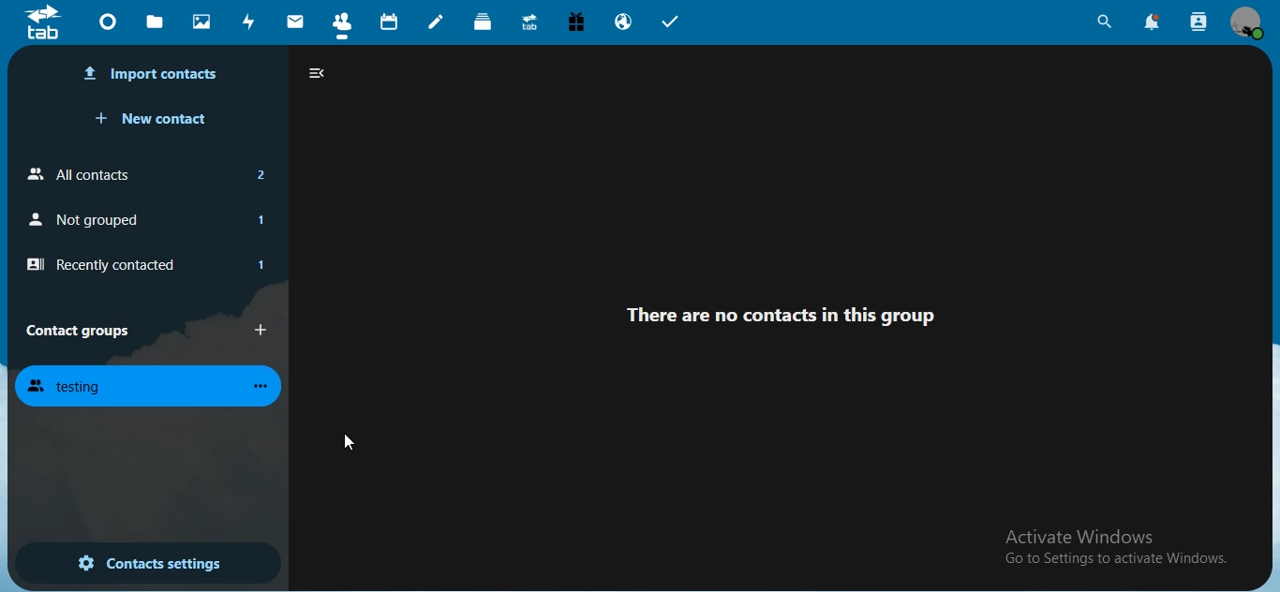 The image size is (1280, 592). What do you see at coordinates (154, 74) in the screenshot?
I see `import contacts` at bounding box center [154, 74].